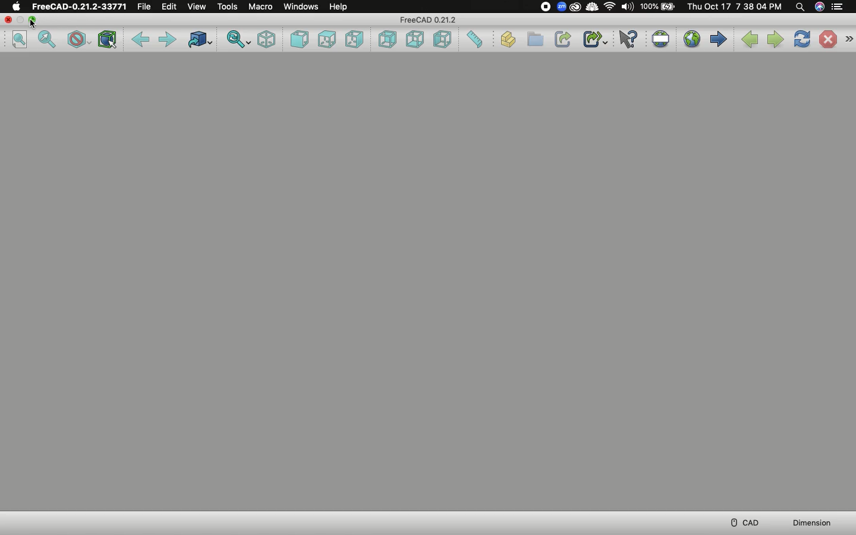 This screenshot has height=535, width=856. What do you see at coordinates (848, 39) in the screenshot?
I see `Navigation` at bounding box center [848, 39].